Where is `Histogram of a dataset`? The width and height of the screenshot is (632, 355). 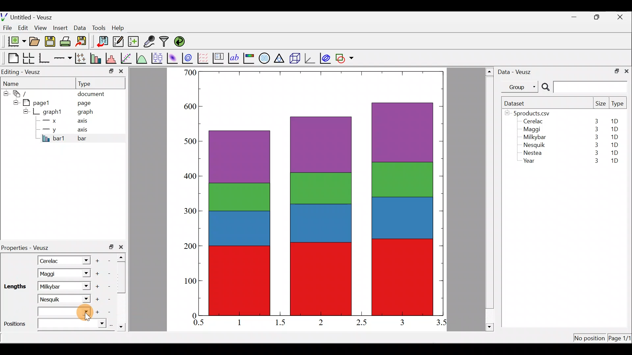
Histogram of a dataset is located at coordinates (113, 59).